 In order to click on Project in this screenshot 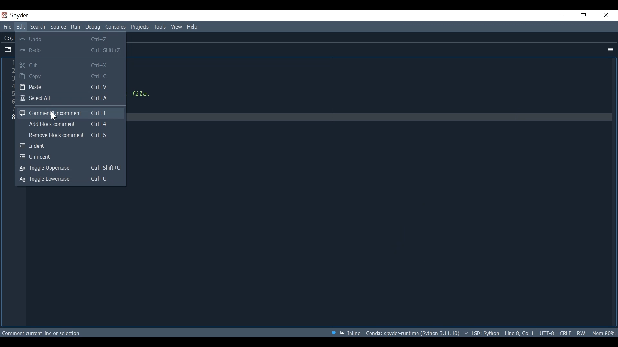, I will do `click(140, 27)`.